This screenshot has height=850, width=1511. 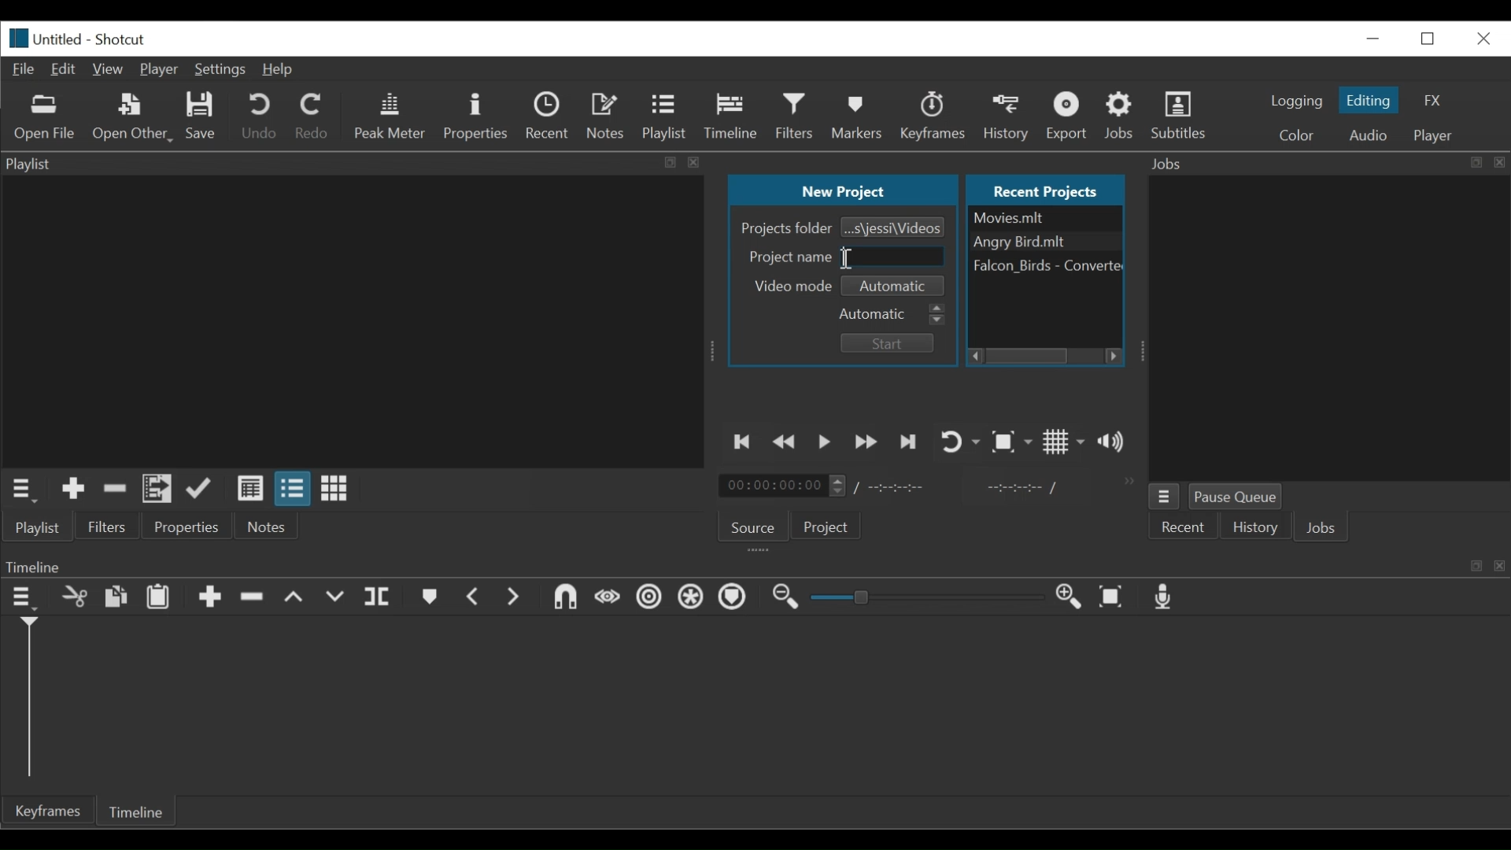 I want to click on Shotcut, so click(x=124, y=39).